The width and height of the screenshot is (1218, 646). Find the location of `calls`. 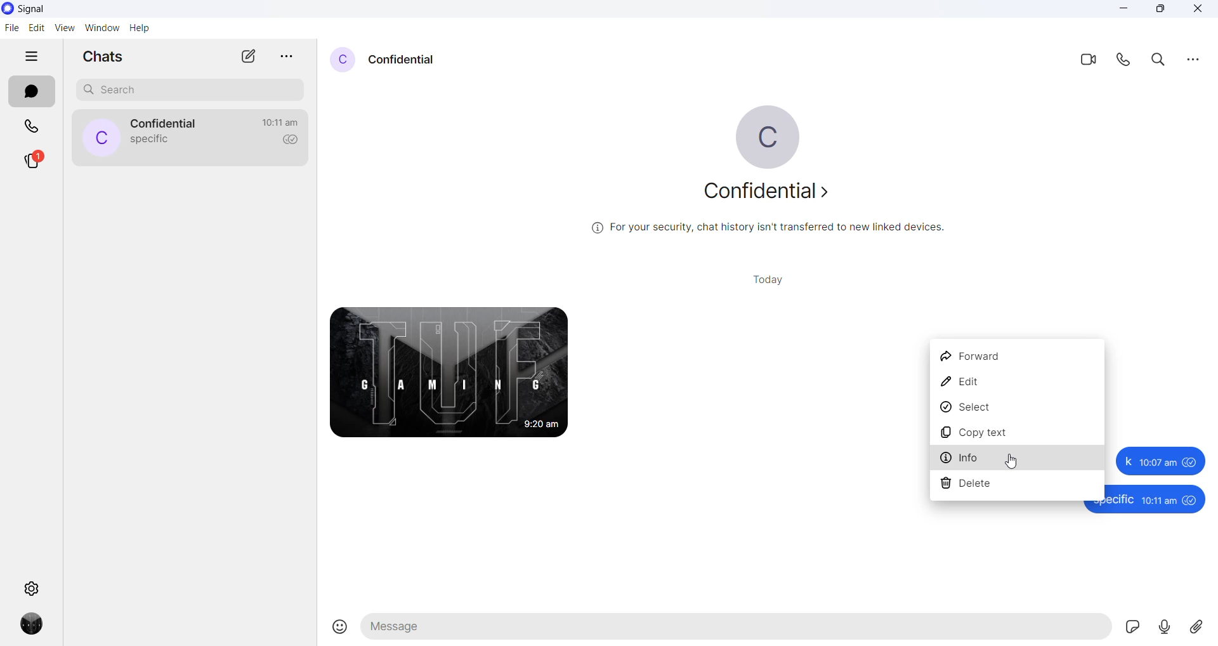

calls is located at coordinates (30, 126).